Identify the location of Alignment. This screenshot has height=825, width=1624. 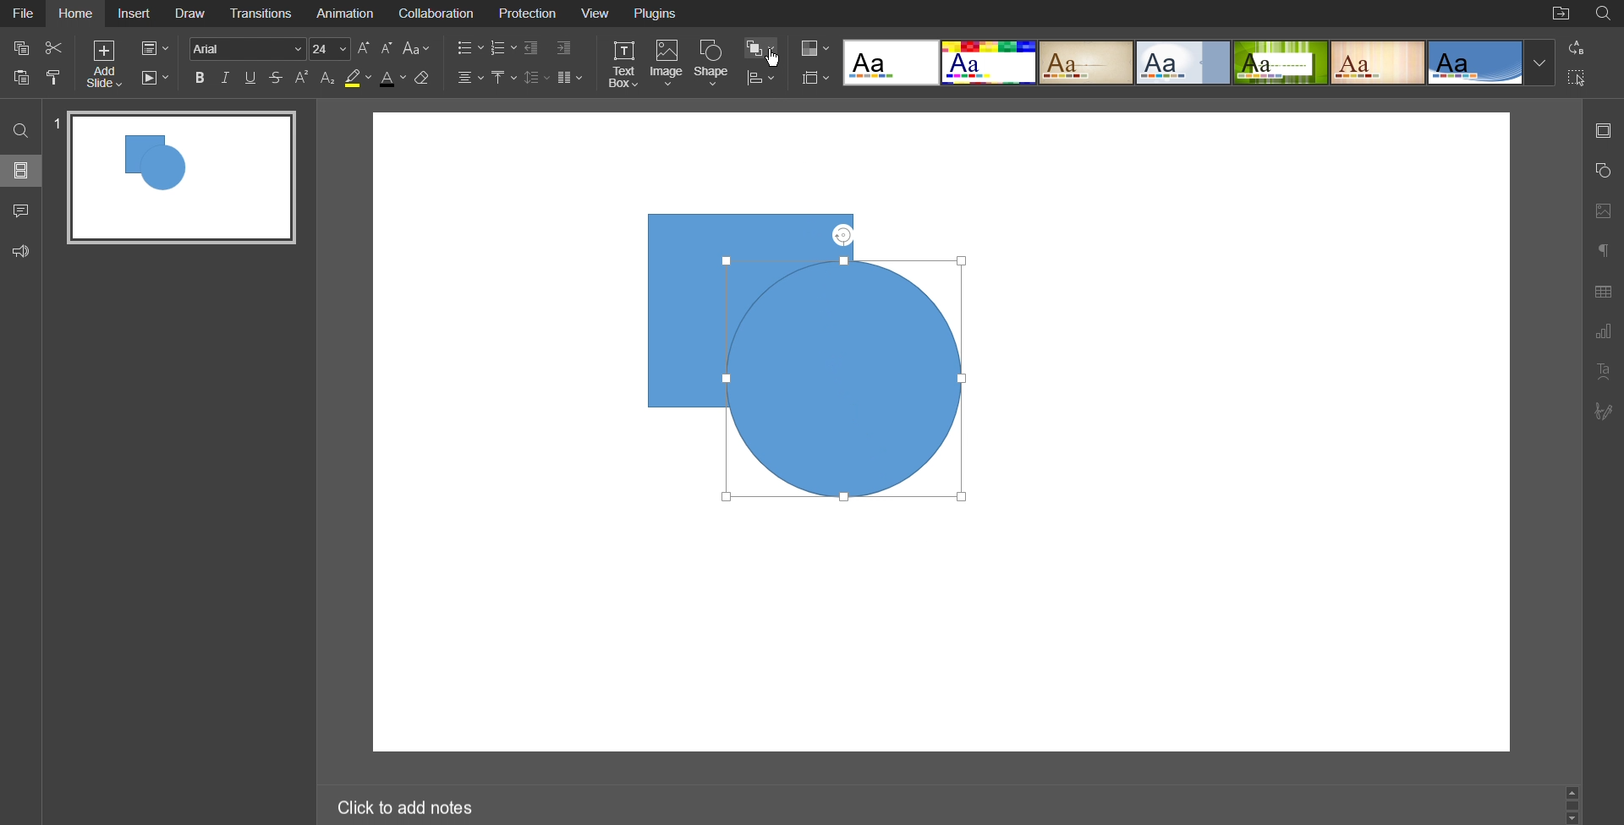
(469, 77).